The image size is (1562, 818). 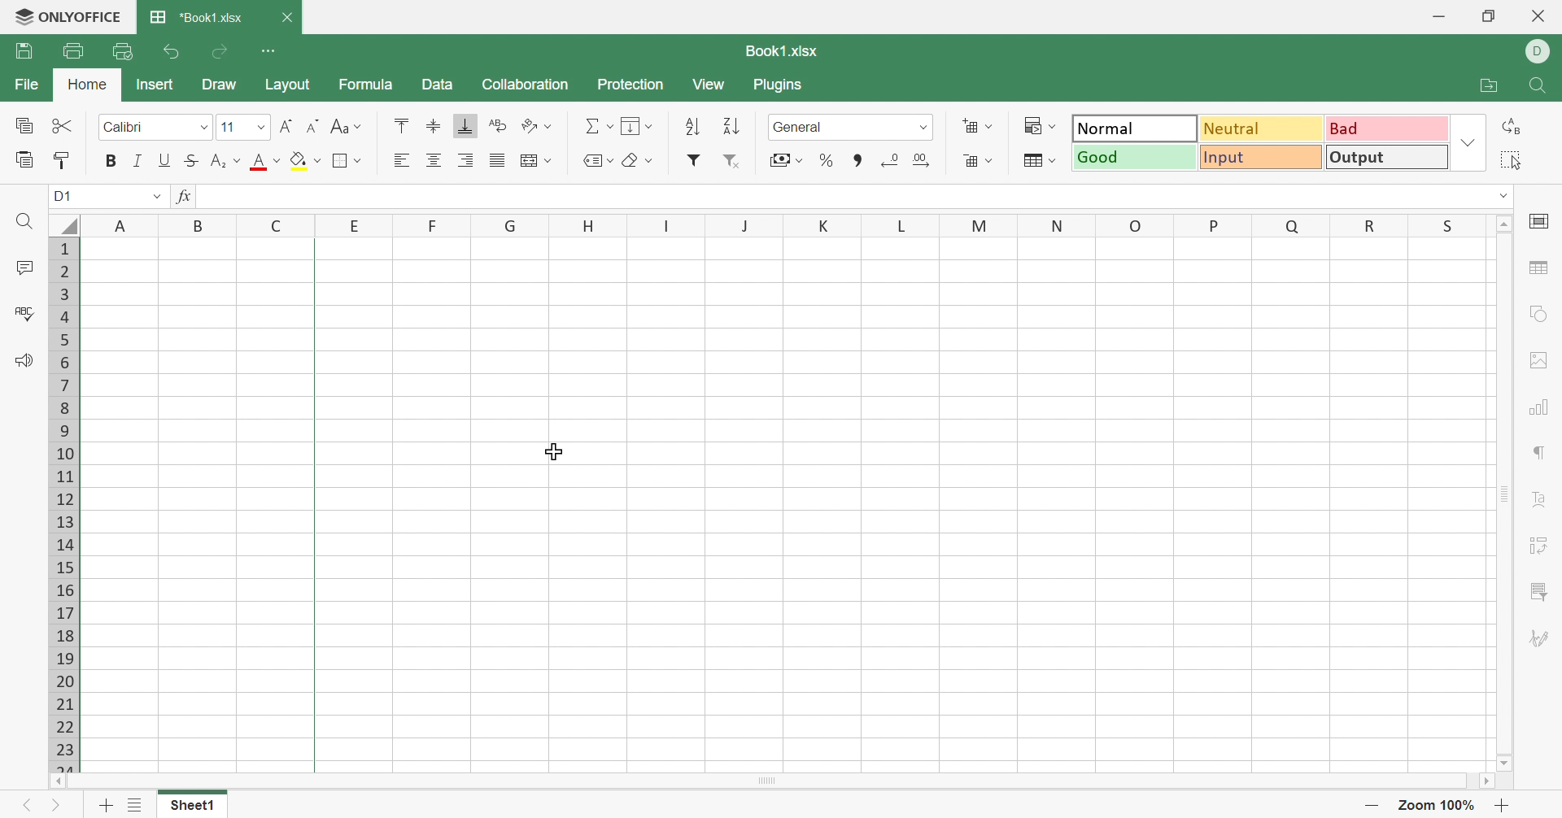 I want to click on Slicer settings, so click(x=1541, y=592).